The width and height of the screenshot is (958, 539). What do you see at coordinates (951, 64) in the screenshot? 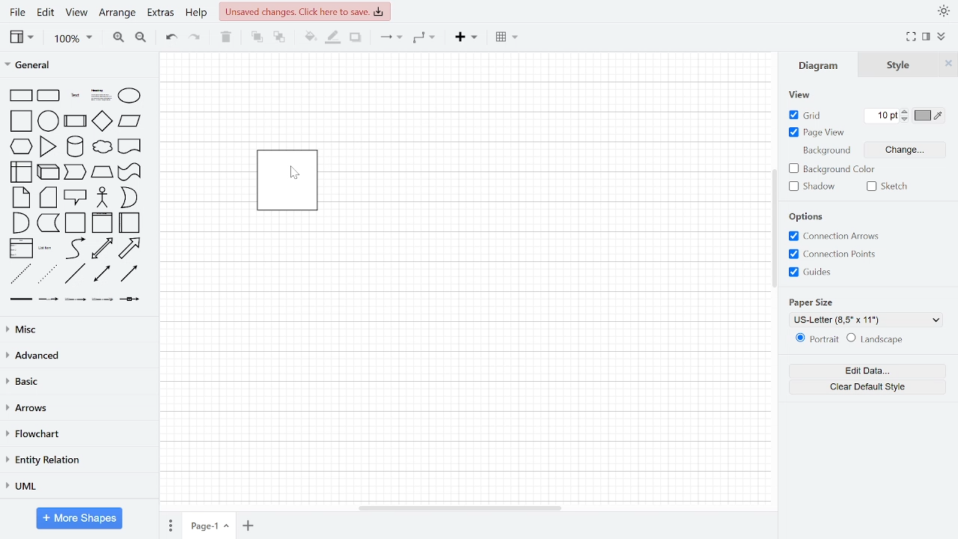
I see `close` at bounding box center [951, 64].